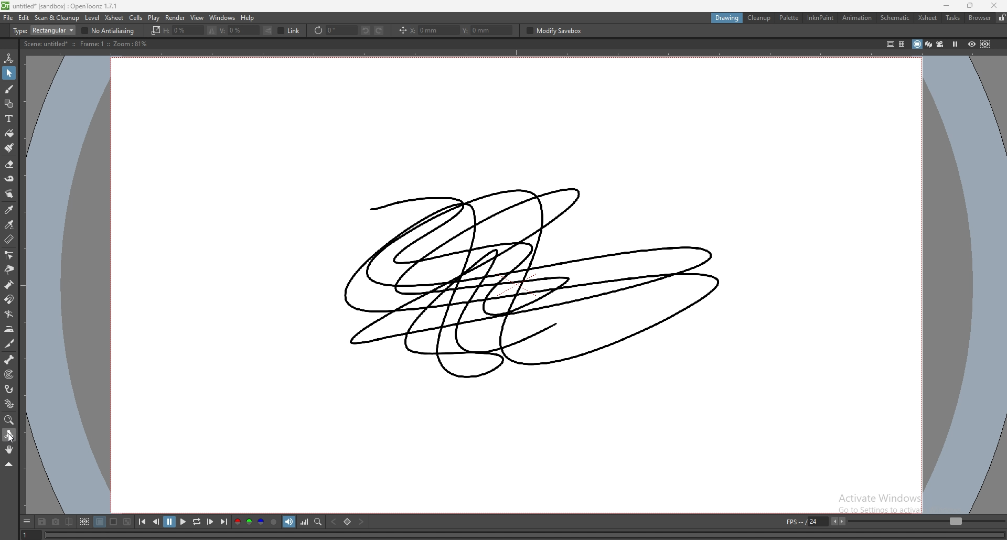 The image size is (1007, 540). What do you see at coordinates (9, 240) in the screenshot?
I see `ruler` at bounding box center [9, 240].